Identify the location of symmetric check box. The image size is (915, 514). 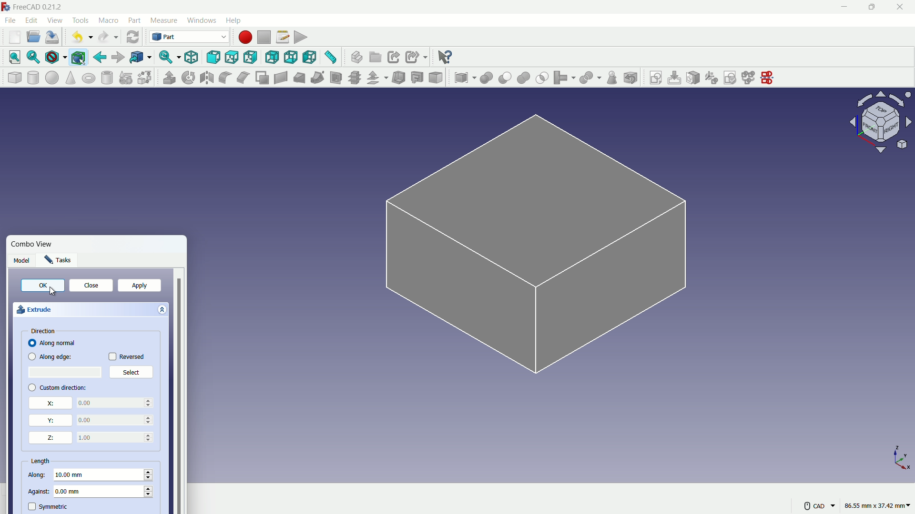
(39, 506).